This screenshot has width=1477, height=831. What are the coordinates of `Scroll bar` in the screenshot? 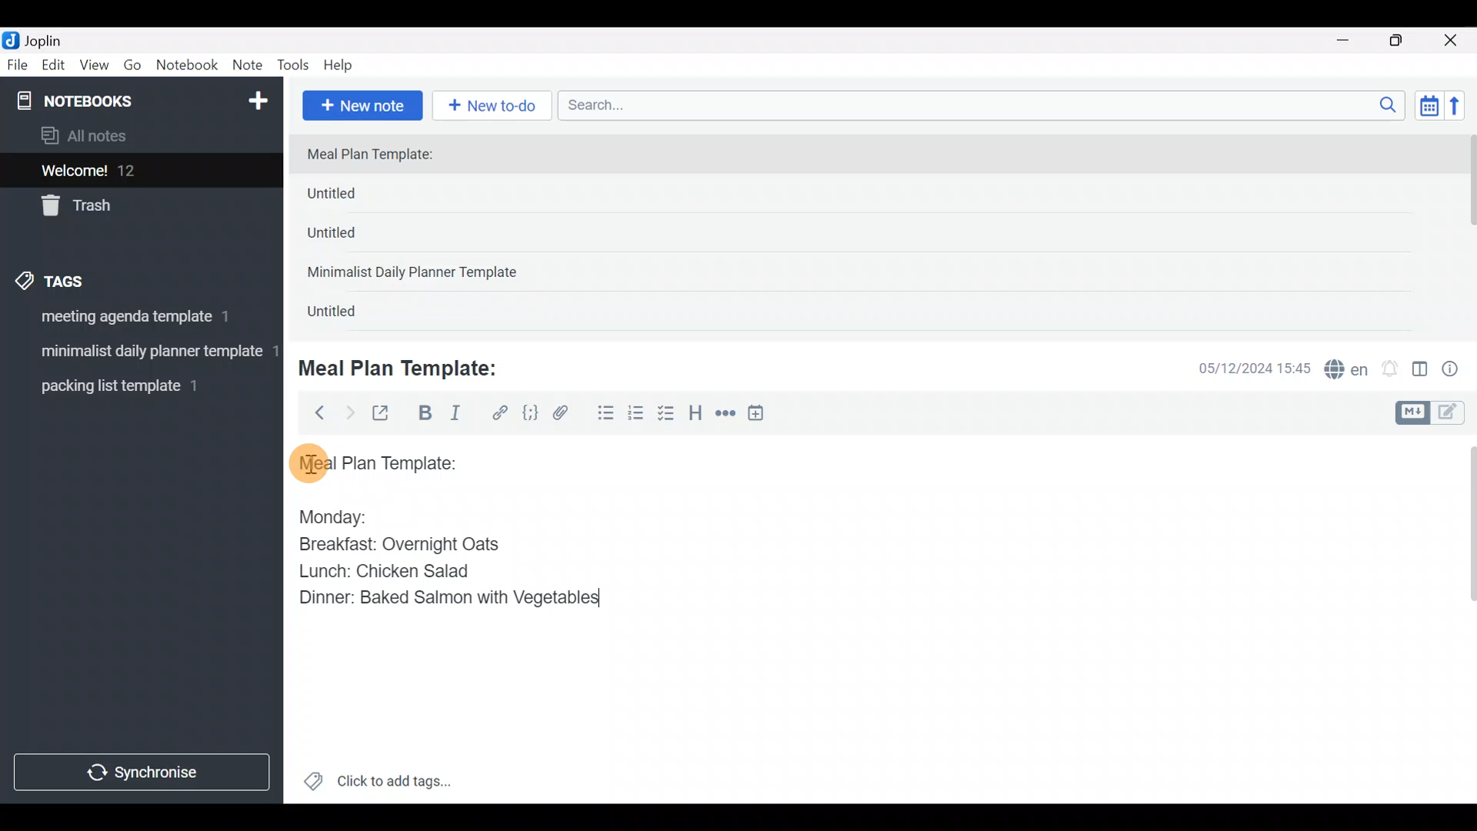 It's located at (1461, 619).